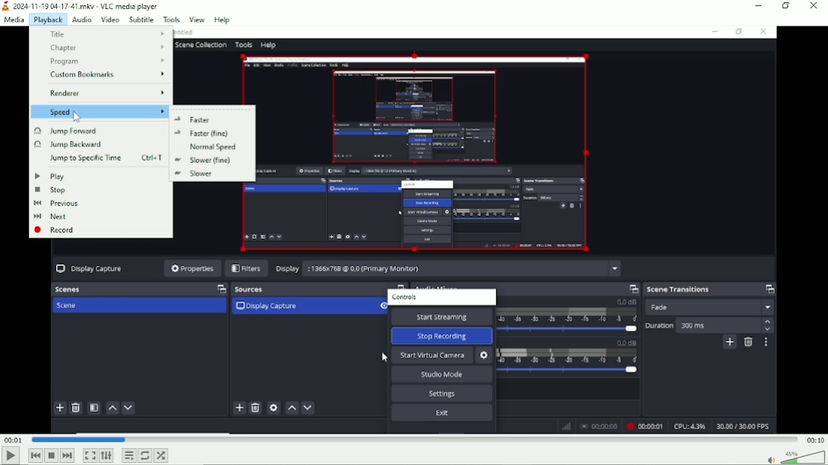 The width and height of the screenshot is (828, 465). What do you see at coordinates (109, 19) in the screenshot?
I see `video` at bounding box center [109, 19].